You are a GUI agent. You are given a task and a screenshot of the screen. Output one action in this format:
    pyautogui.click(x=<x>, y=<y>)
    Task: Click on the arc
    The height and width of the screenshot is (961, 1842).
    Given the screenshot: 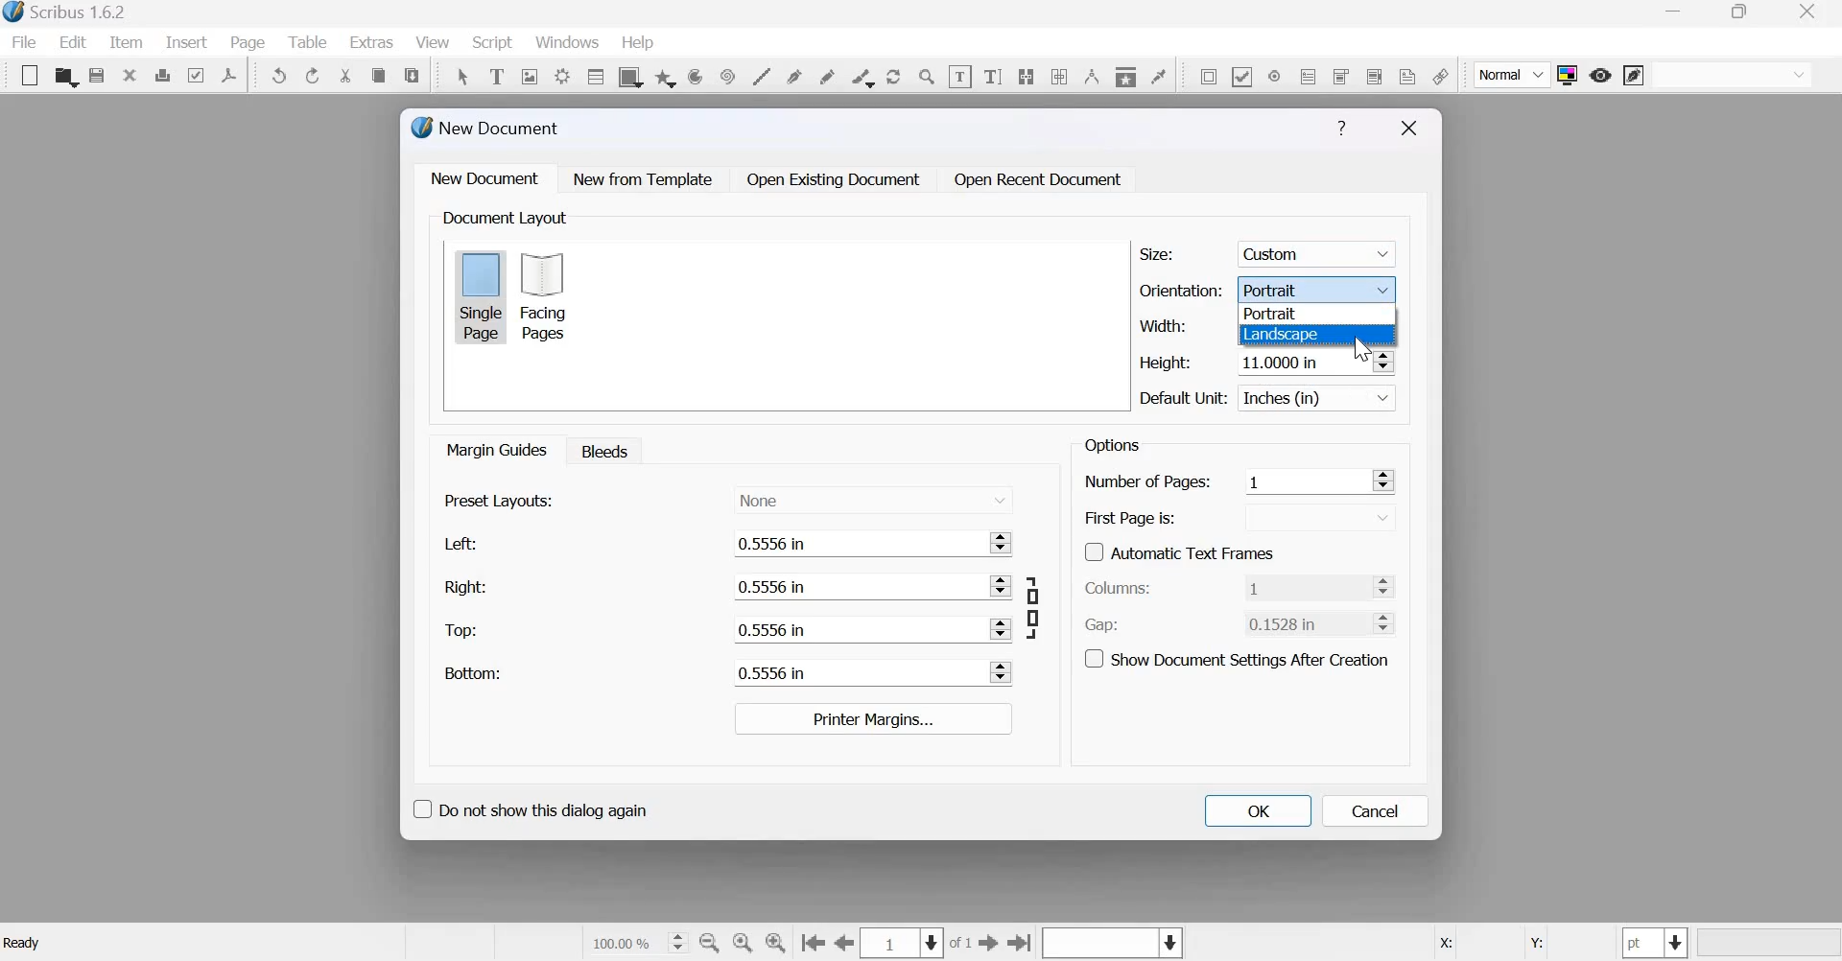 What is the action you would take?
    pyautogui.click(x=665, y=76)
    